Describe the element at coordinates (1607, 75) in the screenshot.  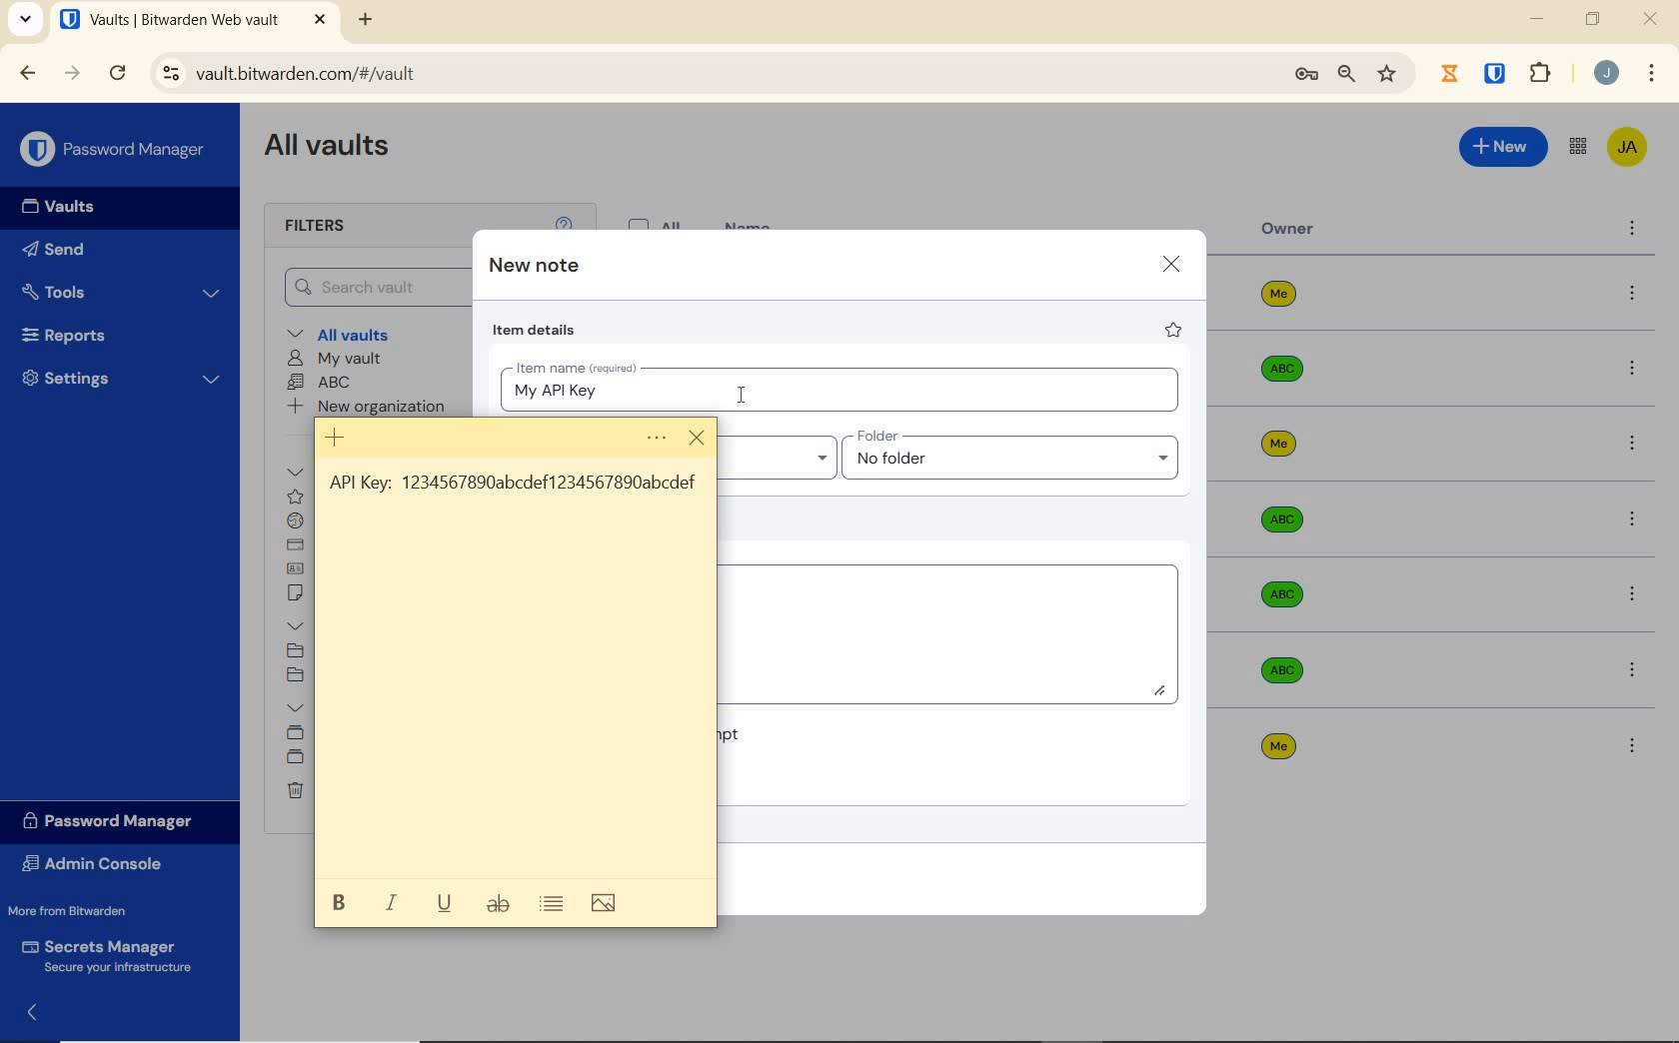
I see `Account` at that location.